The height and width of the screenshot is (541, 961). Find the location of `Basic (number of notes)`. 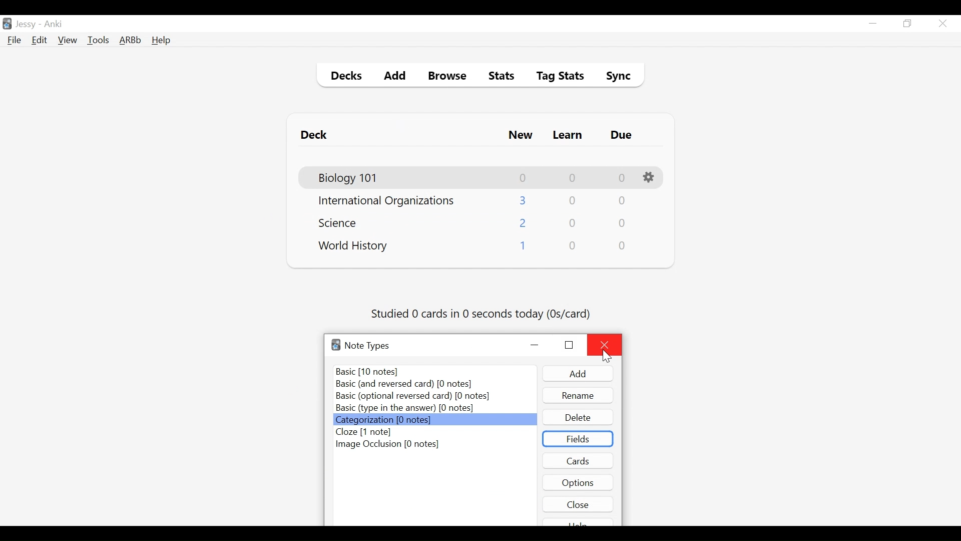

Basic (number of notes) is located at coordinates (436, 371).